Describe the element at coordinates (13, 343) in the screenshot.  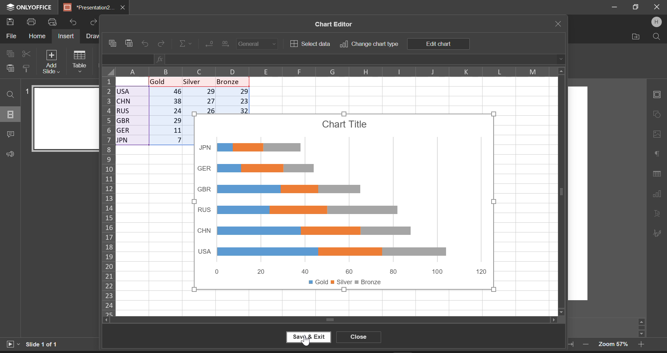
I see `Start Slideshow` at that location.